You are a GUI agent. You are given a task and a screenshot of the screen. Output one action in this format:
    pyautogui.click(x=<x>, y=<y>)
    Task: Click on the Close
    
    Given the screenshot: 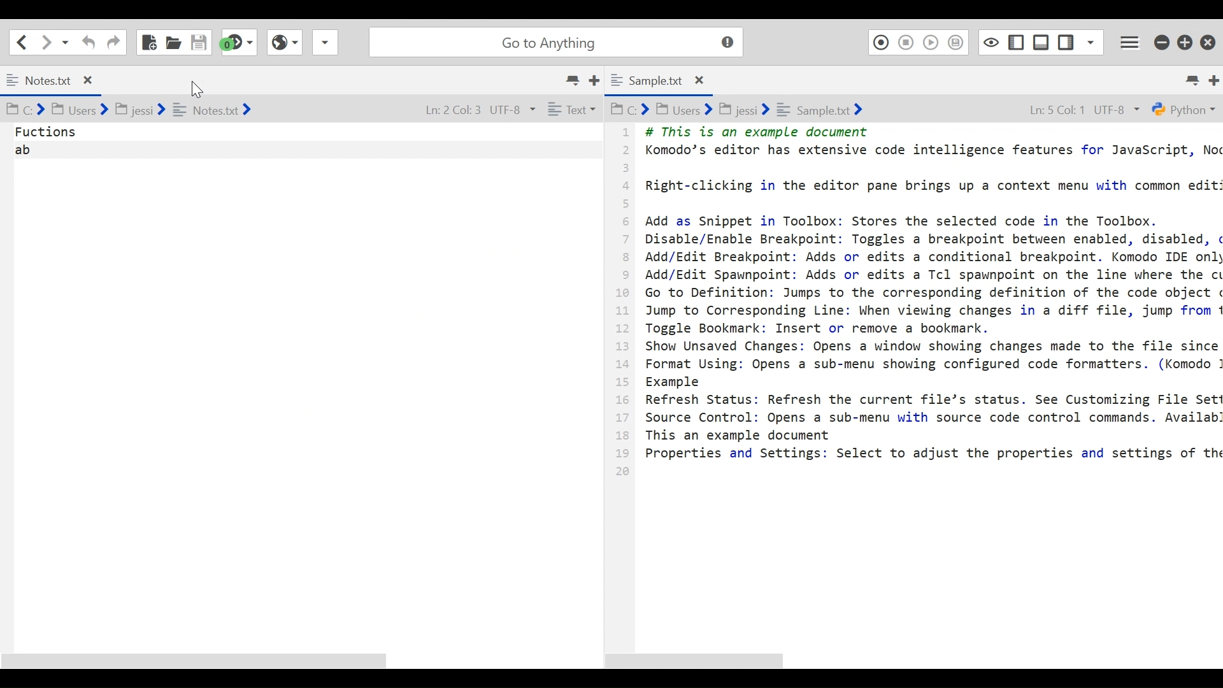 What is the action you would take?
    pyautogui.click(x=1208, y=43)
    